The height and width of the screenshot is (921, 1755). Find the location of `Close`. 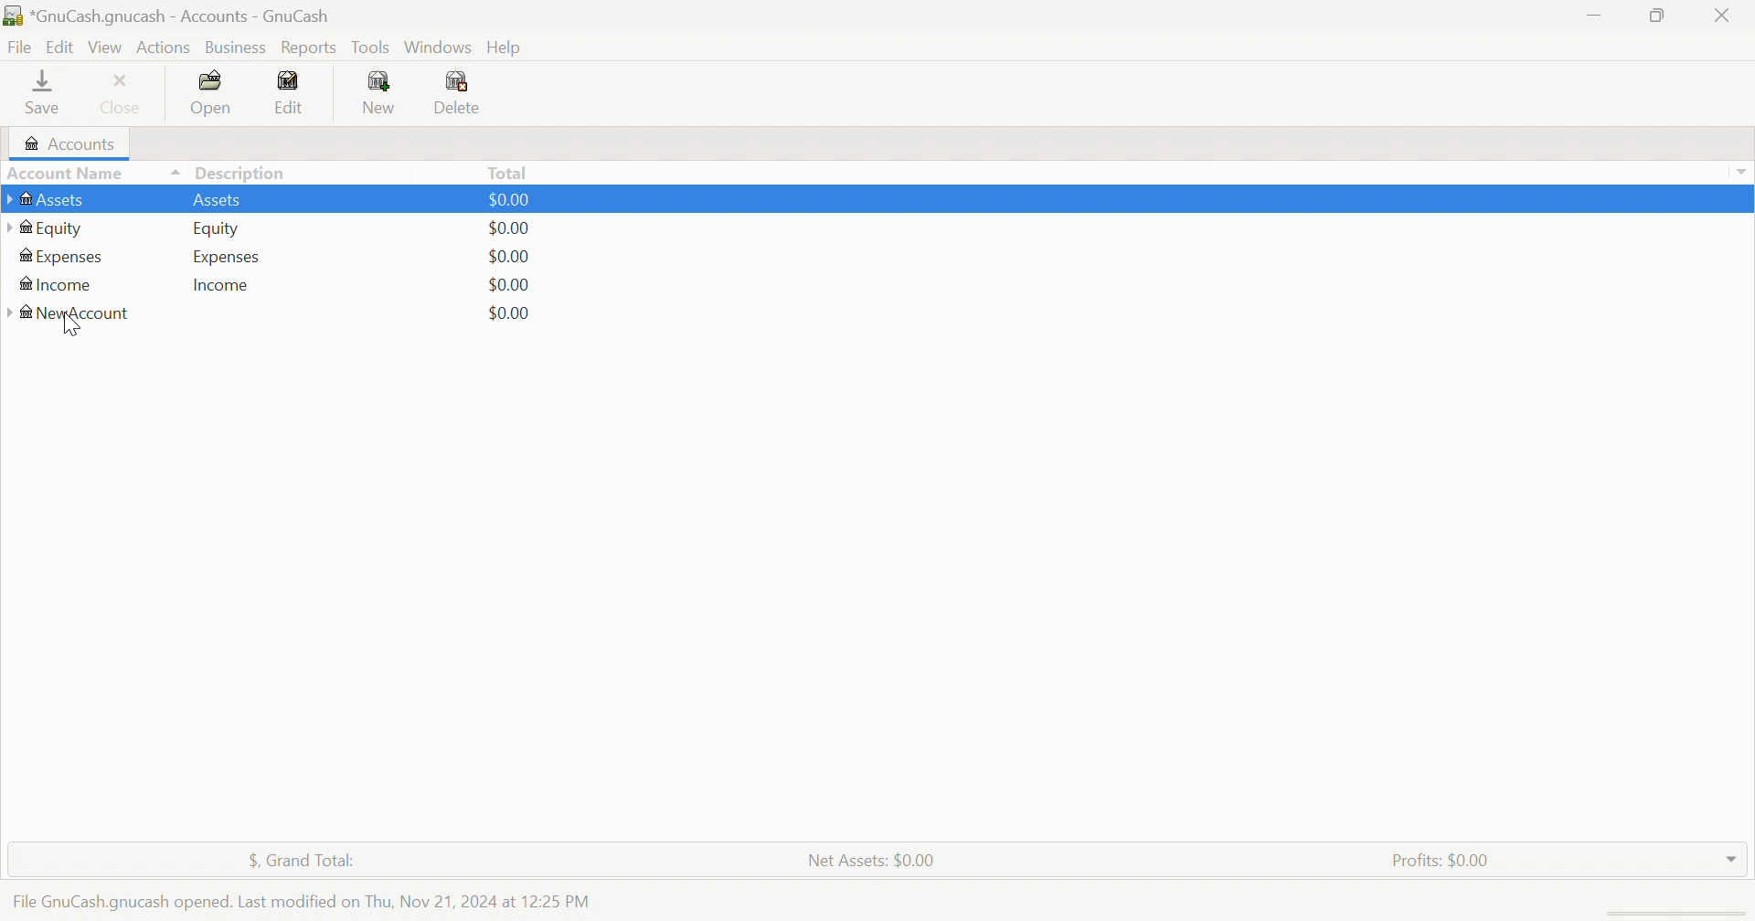

Close is located at coordinates (1723, 15).